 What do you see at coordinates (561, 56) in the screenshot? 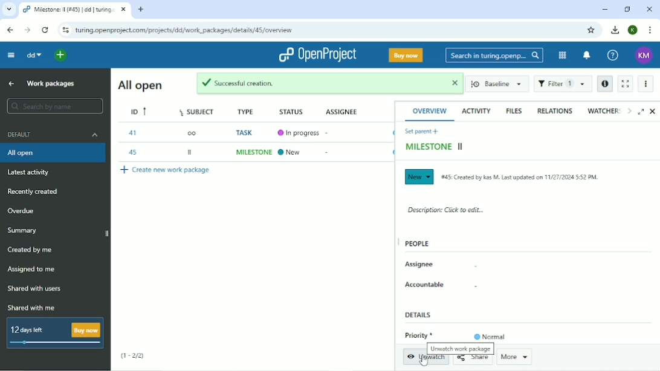
I see `Modules` at bounding box center [561, 56].